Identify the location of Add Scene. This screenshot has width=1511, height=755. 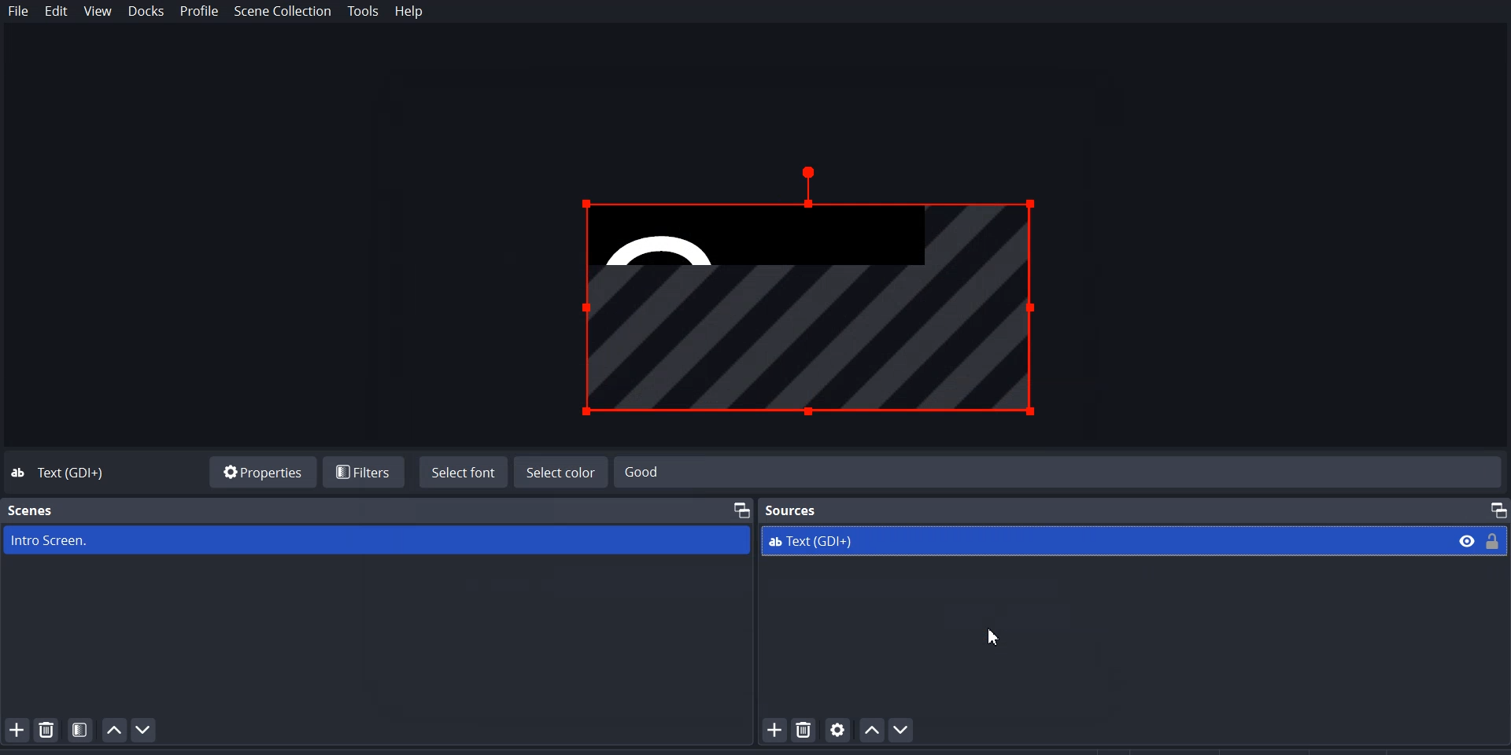
(14, 729).